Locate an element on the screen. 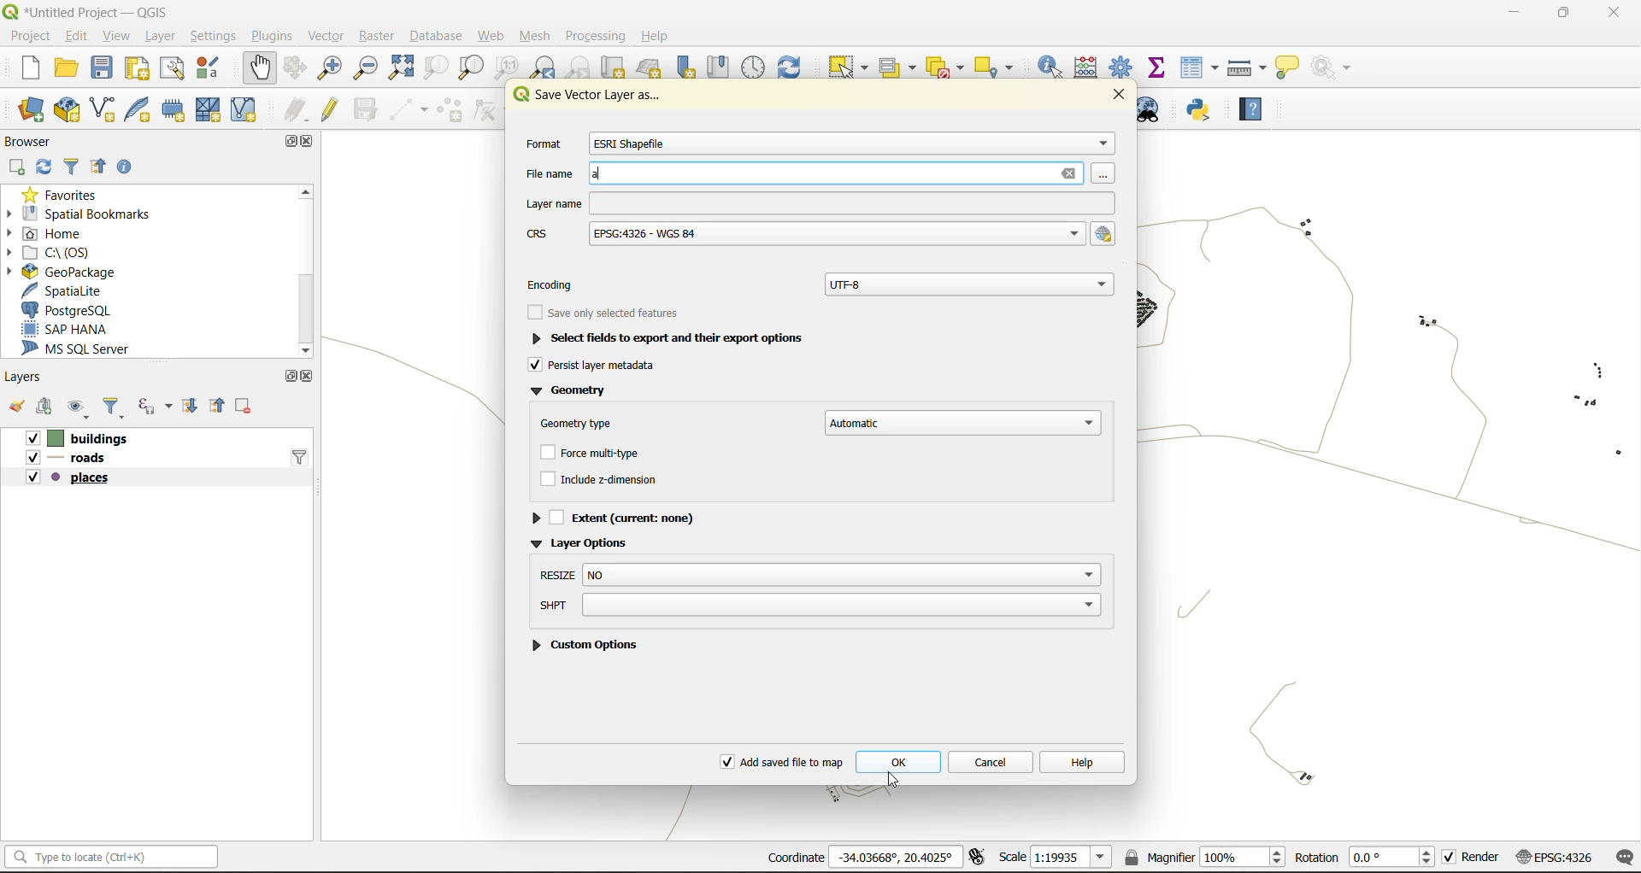 Image resolution: width=1641 pixels, height=873 pixels. open datasource manager is located at coordinates (26, 110).